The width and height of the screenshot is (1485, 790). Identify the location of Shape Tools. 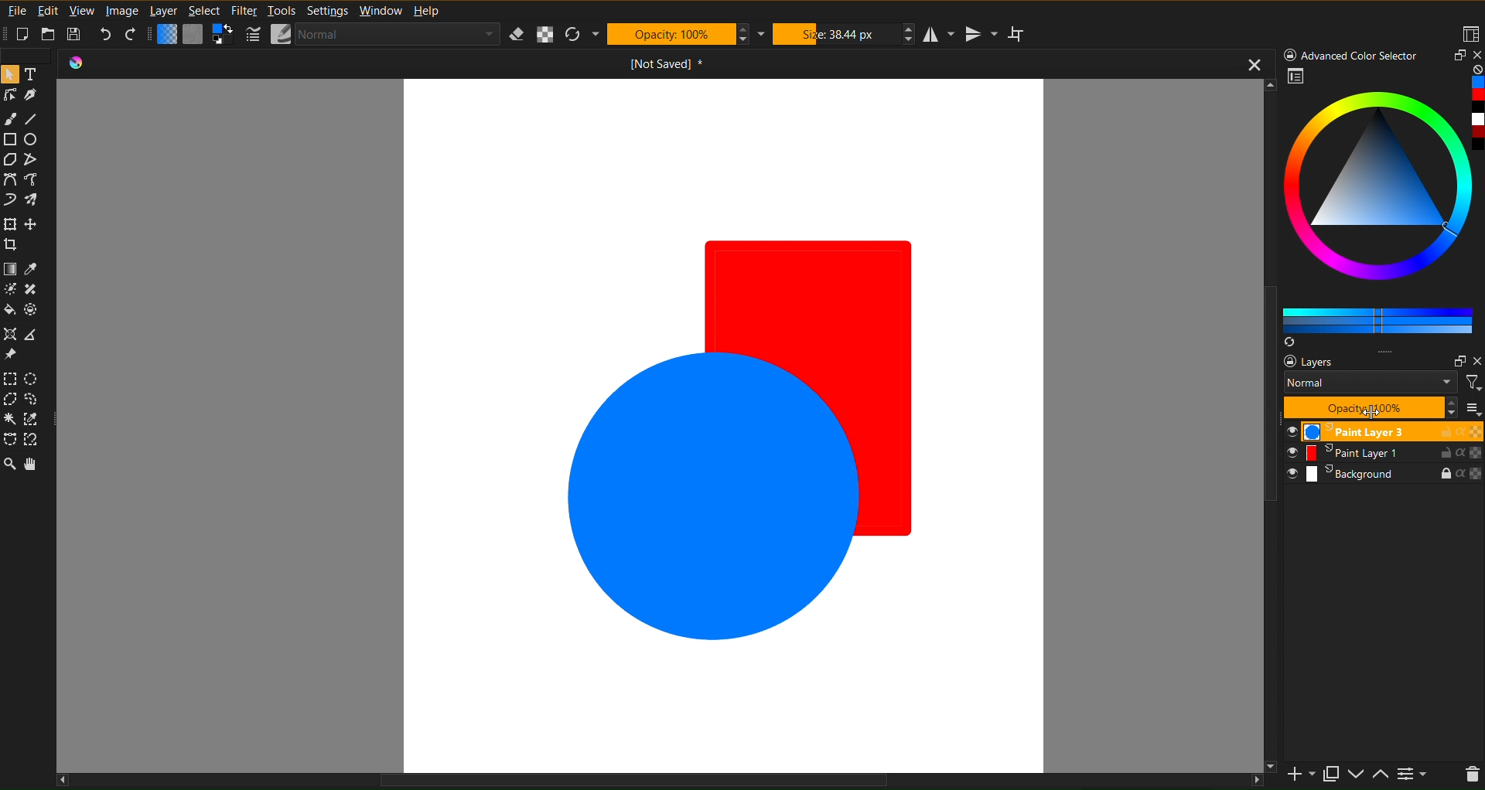
(12, 161).